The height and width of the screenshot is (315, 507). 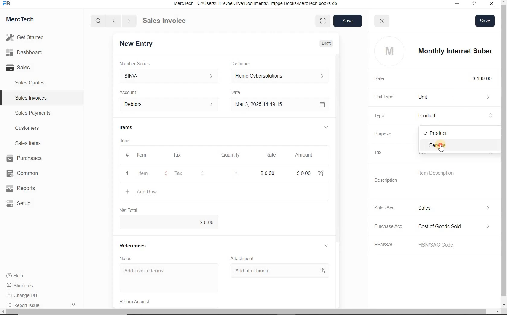 What do you see at coordinates (322, 21) in the screenshot?
I see `Toggle between form and full width` at bounding box center [322, 21].